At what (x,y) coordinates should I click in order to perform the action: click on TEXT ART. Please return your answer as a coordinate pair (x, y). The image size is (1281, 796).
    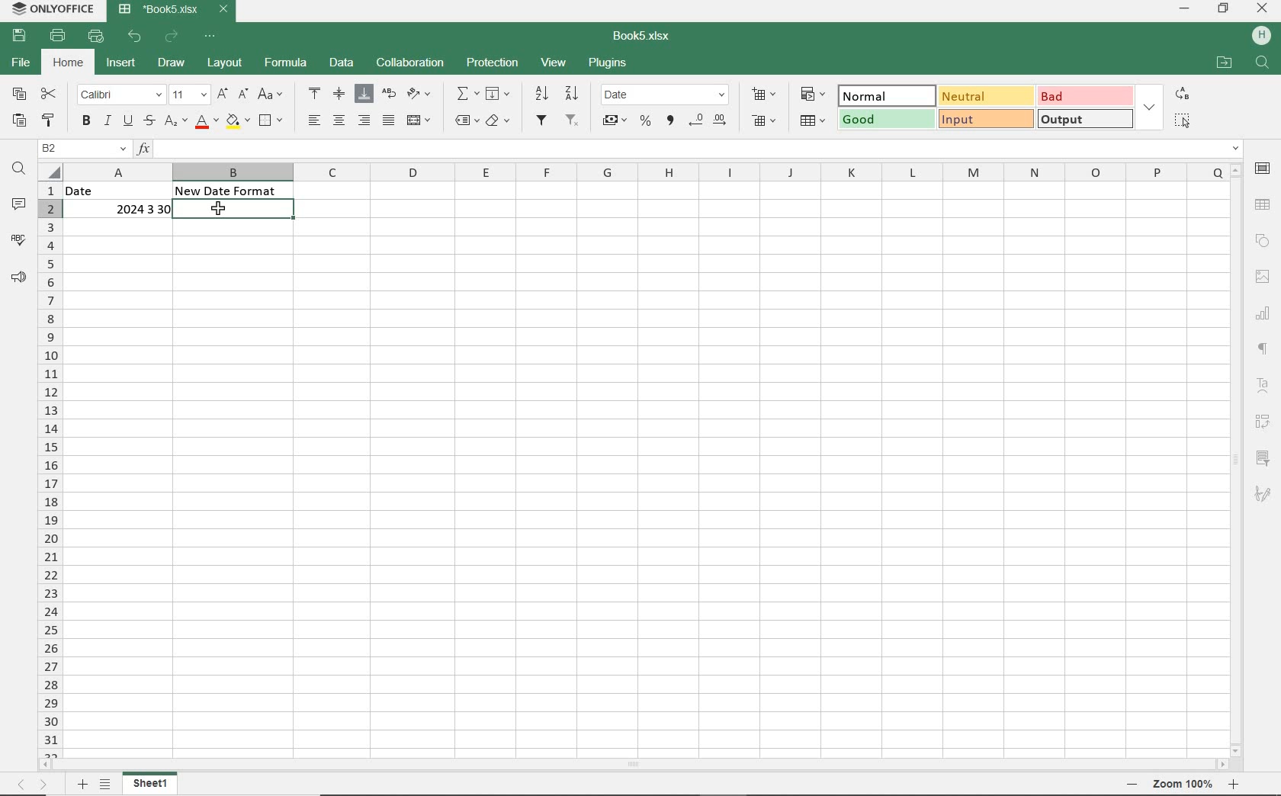
    Looking at the image, I should click on (1265, 386).